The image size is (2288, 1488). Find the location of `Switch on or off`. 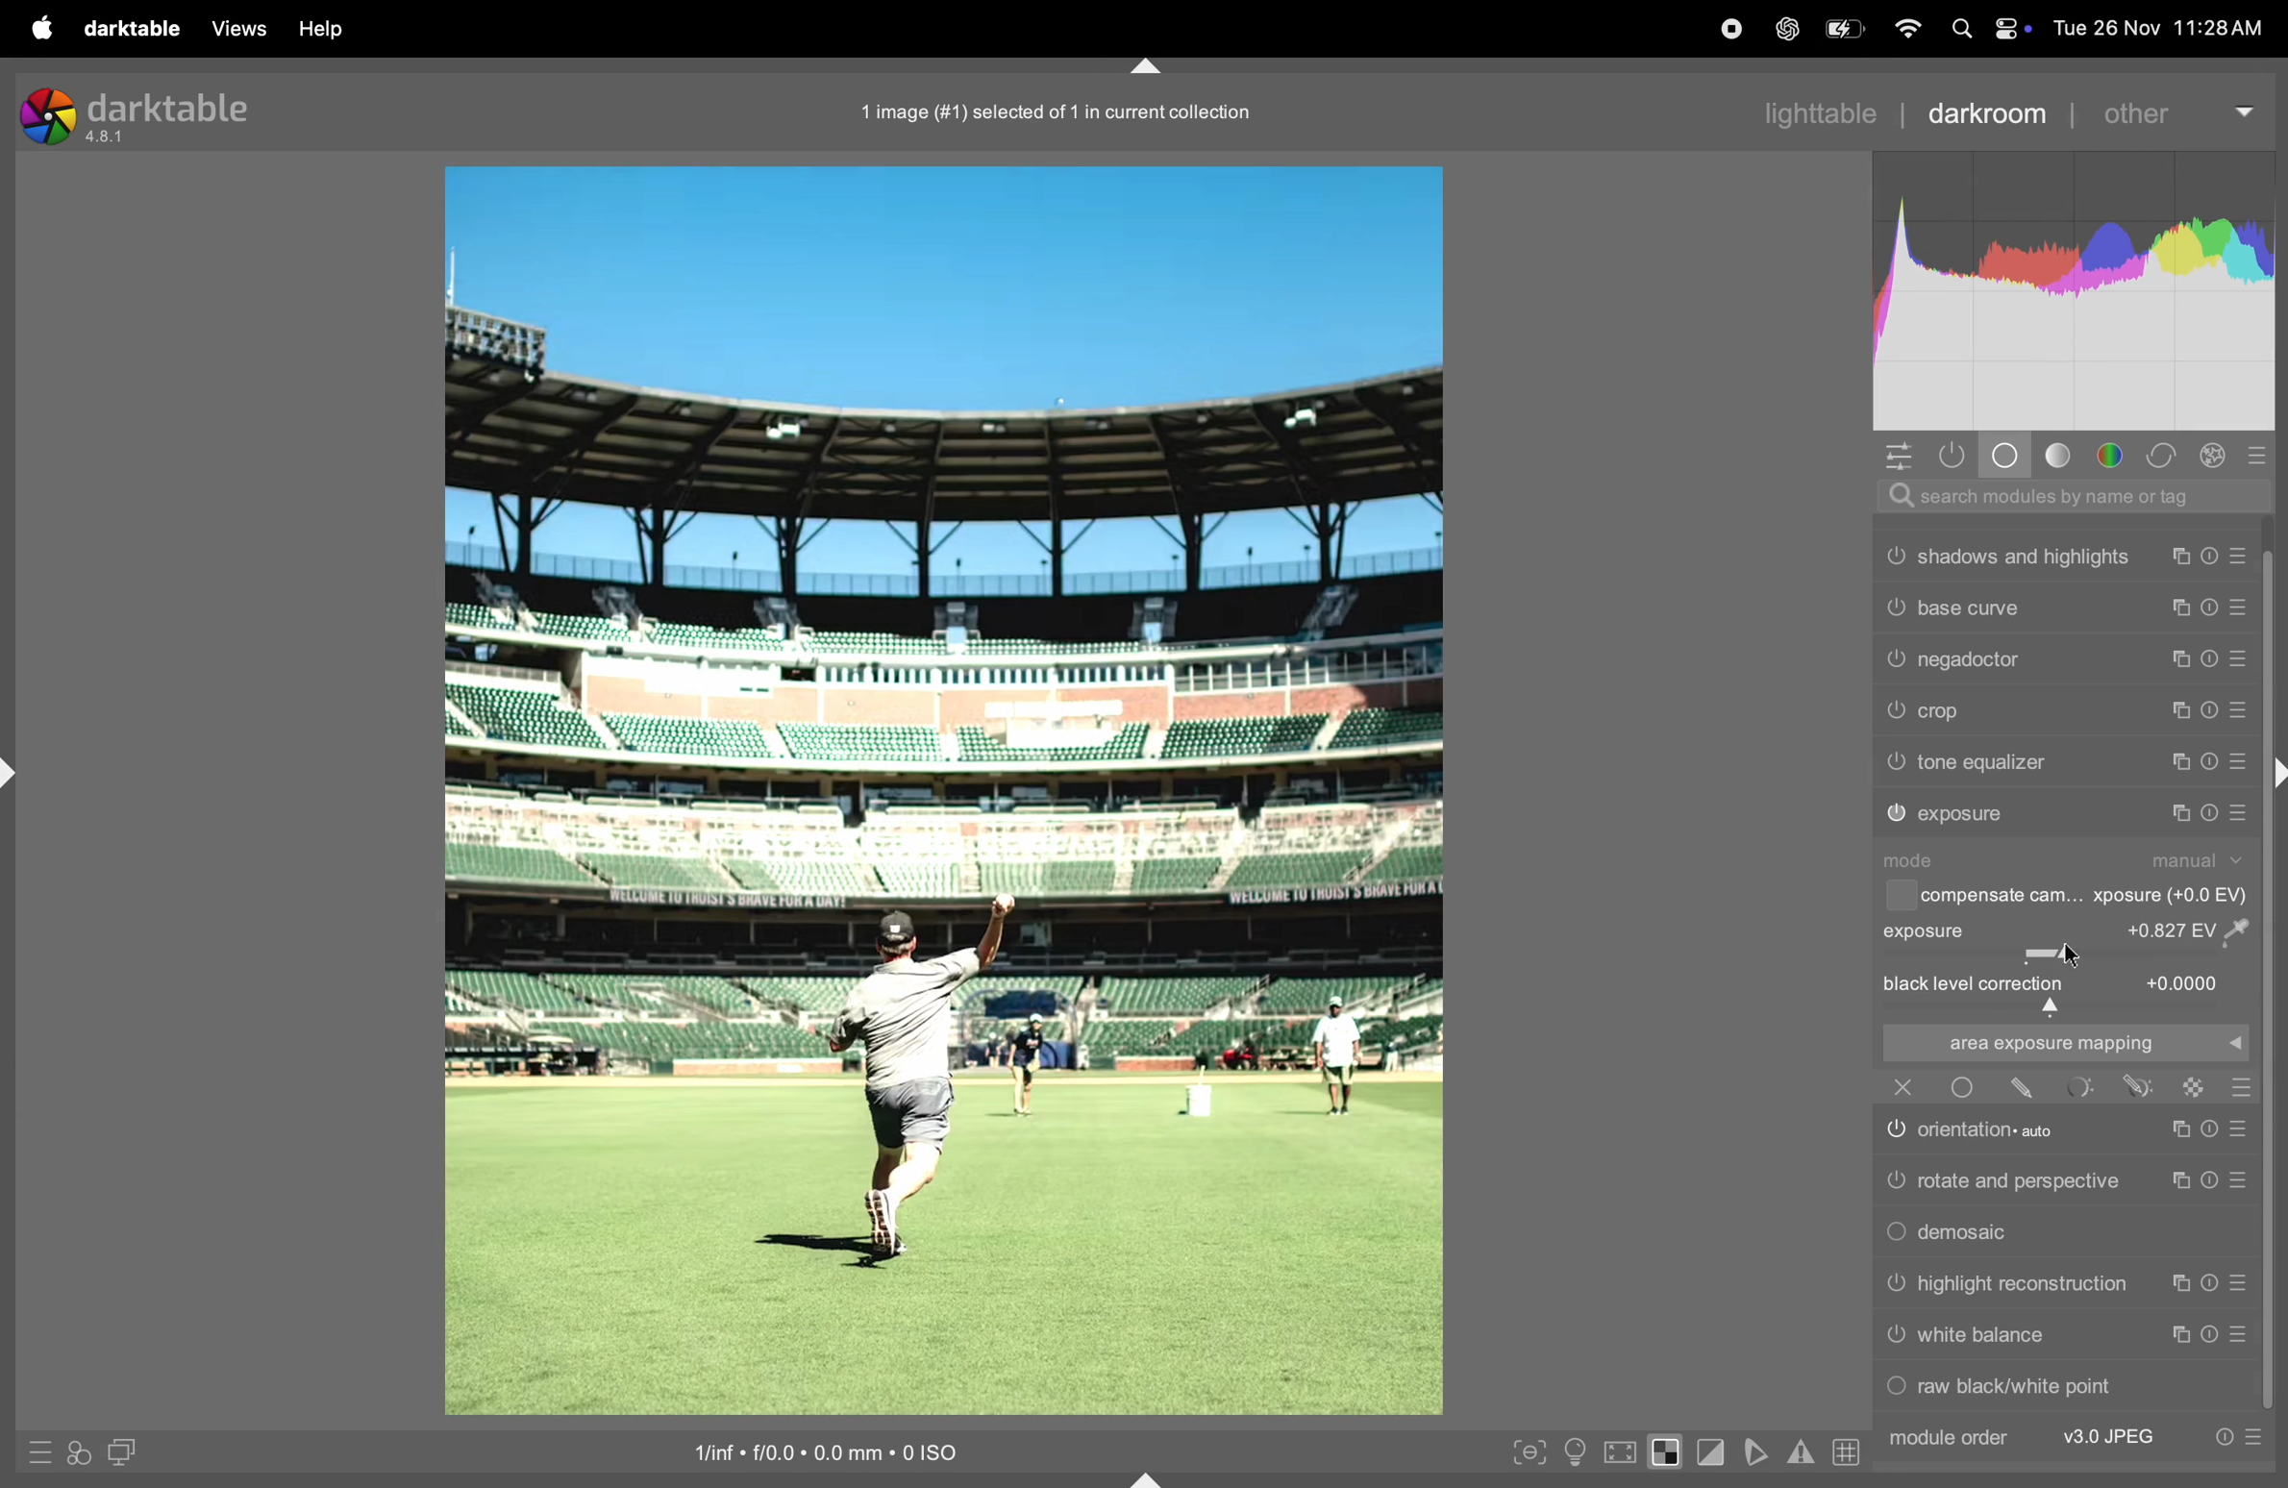

Switch on or off is located at coordinates (1895, 763).